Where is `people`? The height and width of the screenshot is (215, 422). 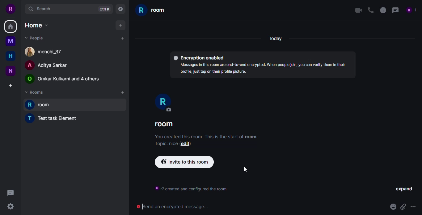 people is located at coordinates (35, 38).